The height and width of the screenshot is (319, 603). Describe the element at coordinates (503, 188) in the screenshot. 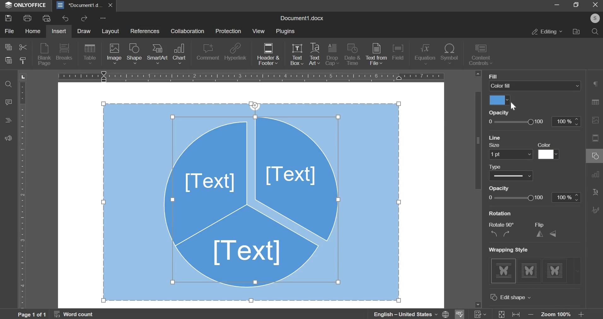

I see `` at that location.